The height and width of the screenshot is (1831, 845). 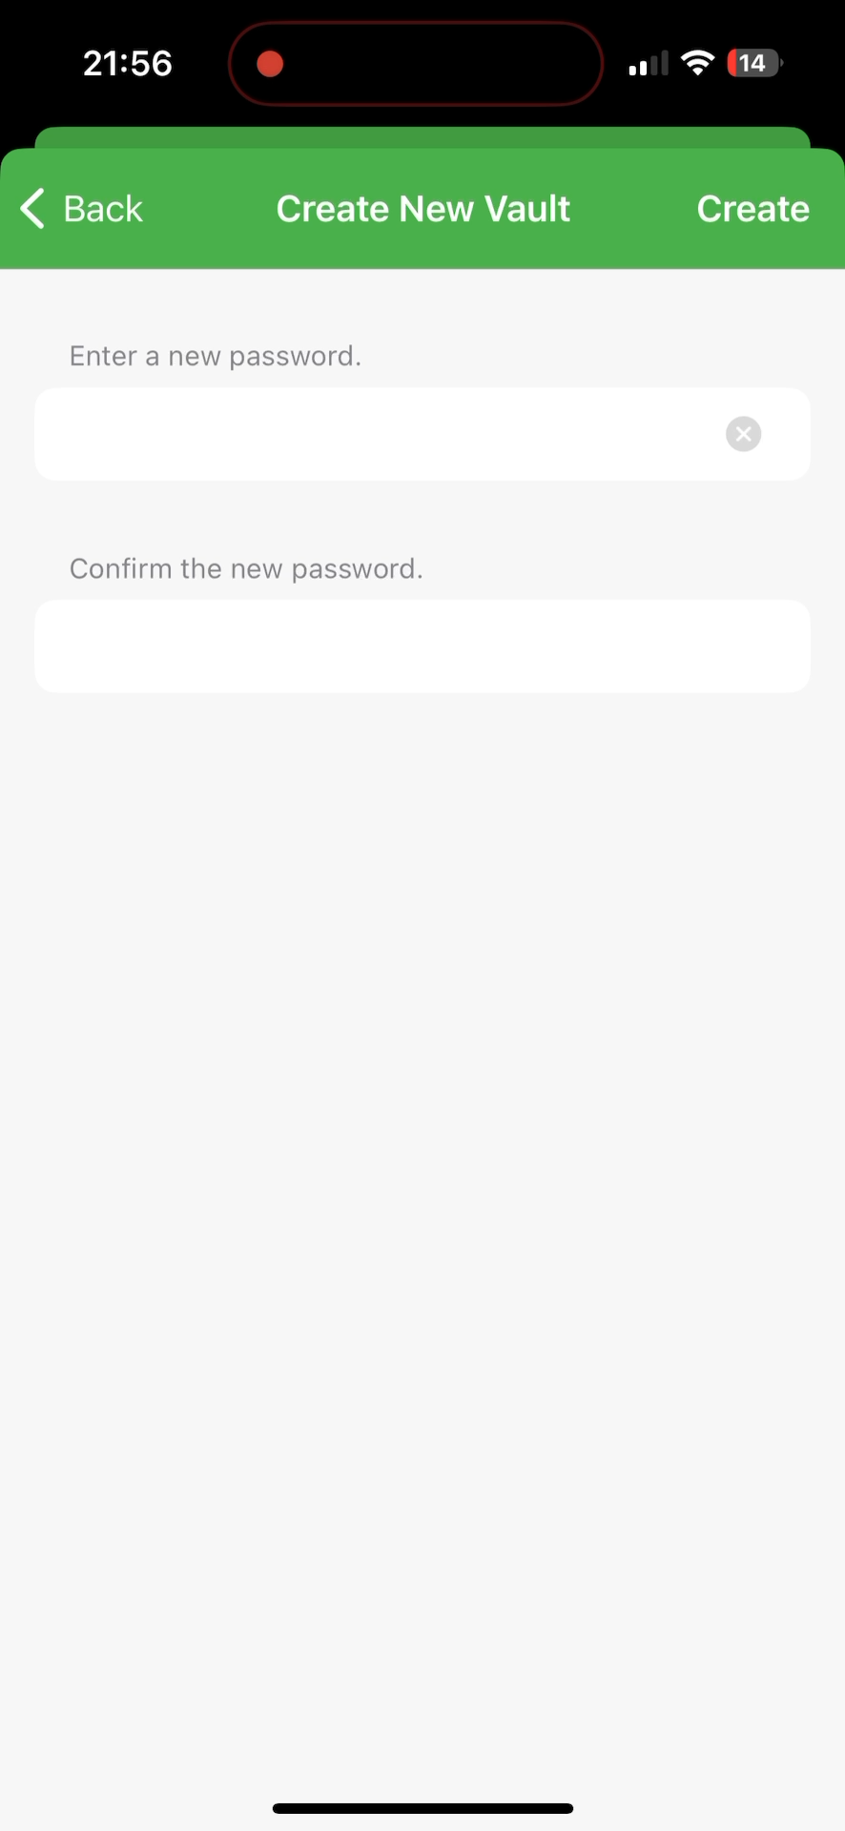 What do you see at coordinates (252, 566) in the screenshot?
I see `confirm the new password` at bounding box center [252, 566].